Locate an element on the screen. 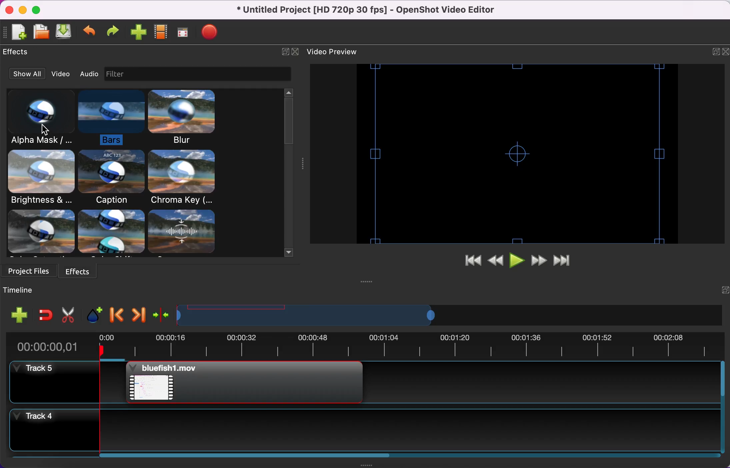  Cursor is located at coordinates (46, 129).